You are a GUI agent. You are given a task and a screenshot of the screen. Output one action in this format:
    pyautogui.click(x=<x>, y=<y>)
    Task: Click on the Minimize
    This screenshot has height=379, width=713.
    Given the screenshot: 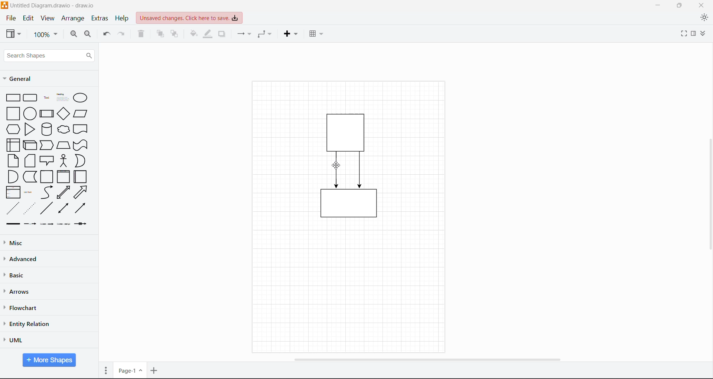 What is the action you would take?
    pyautogui.click(x=656, y=6)
    